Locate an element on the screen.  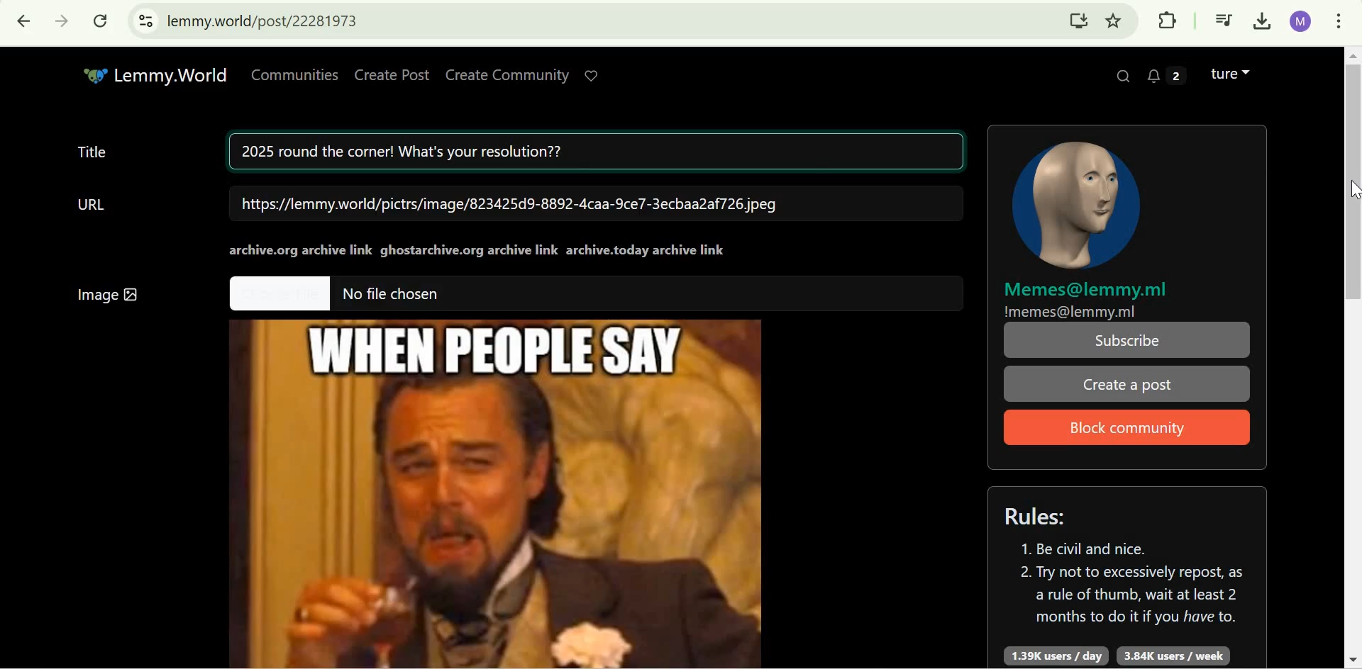
cursor is located at coordinates (1350, 191).